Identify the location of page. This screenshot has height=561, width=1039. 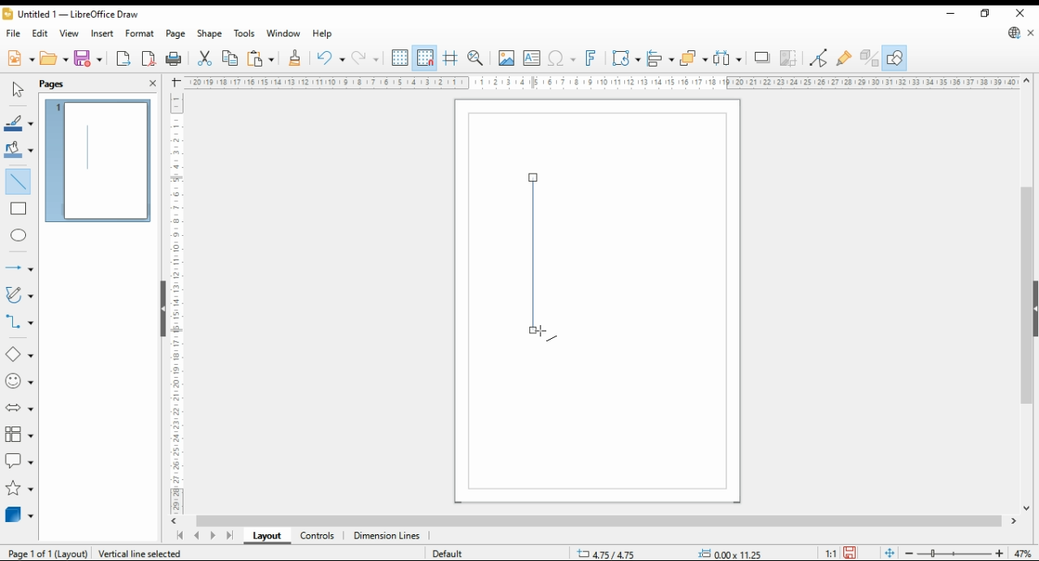
(177, 34).